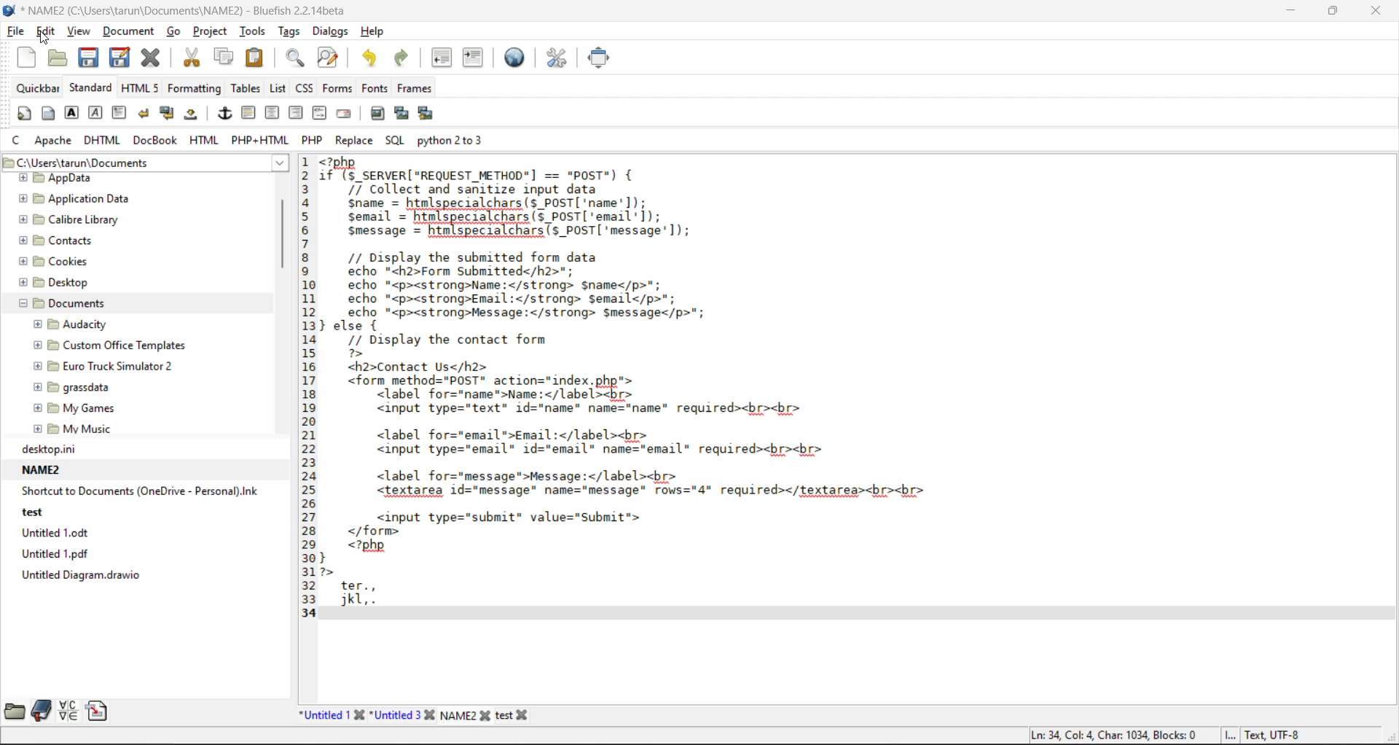  Describe the element at coordinates (55, 260) in the screenshot. I see `Cookies` at that location.